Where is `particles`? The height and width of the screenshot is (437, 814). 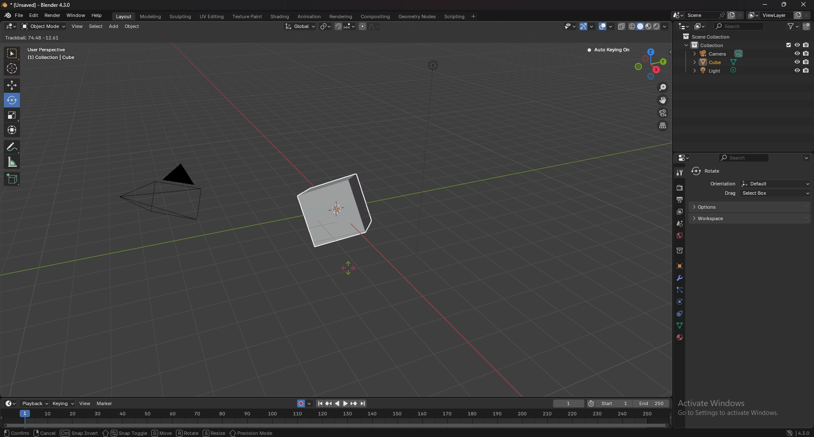 particles is located at coordinates (680, 290).